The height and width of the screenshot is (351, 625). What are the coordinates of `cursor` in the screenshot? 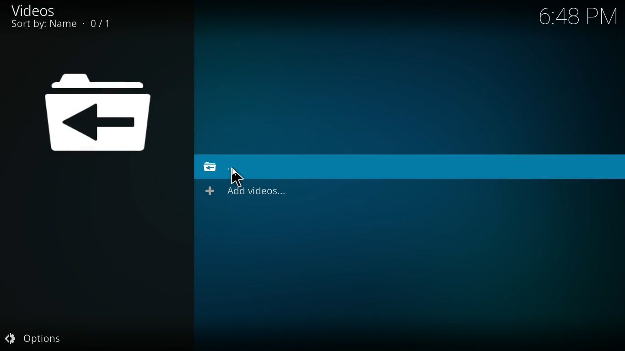 It's located at (237, 177).